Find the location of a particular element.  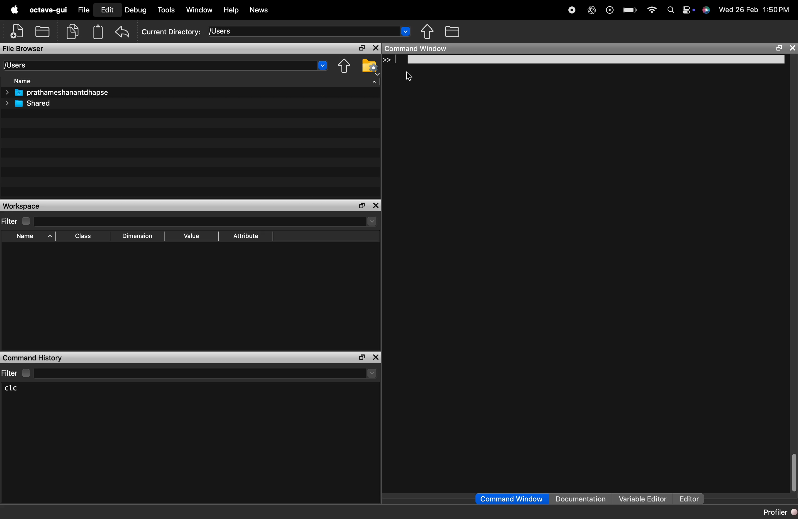

Edit is located at coordinates (107, 10).